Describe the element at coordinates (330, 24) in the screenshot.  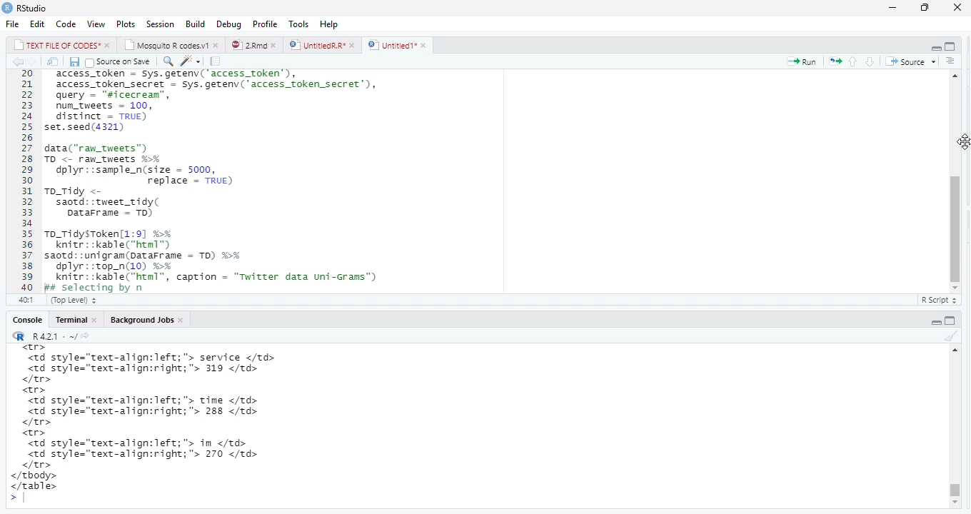
I see `Help` at that location.